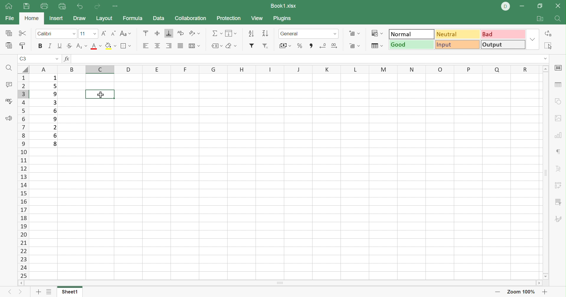 Image resolution: width=566 pixels, height=297 pixels. Describe the element at coordinates (101, 94) in the screenshot. I see `Cursor` at that location.